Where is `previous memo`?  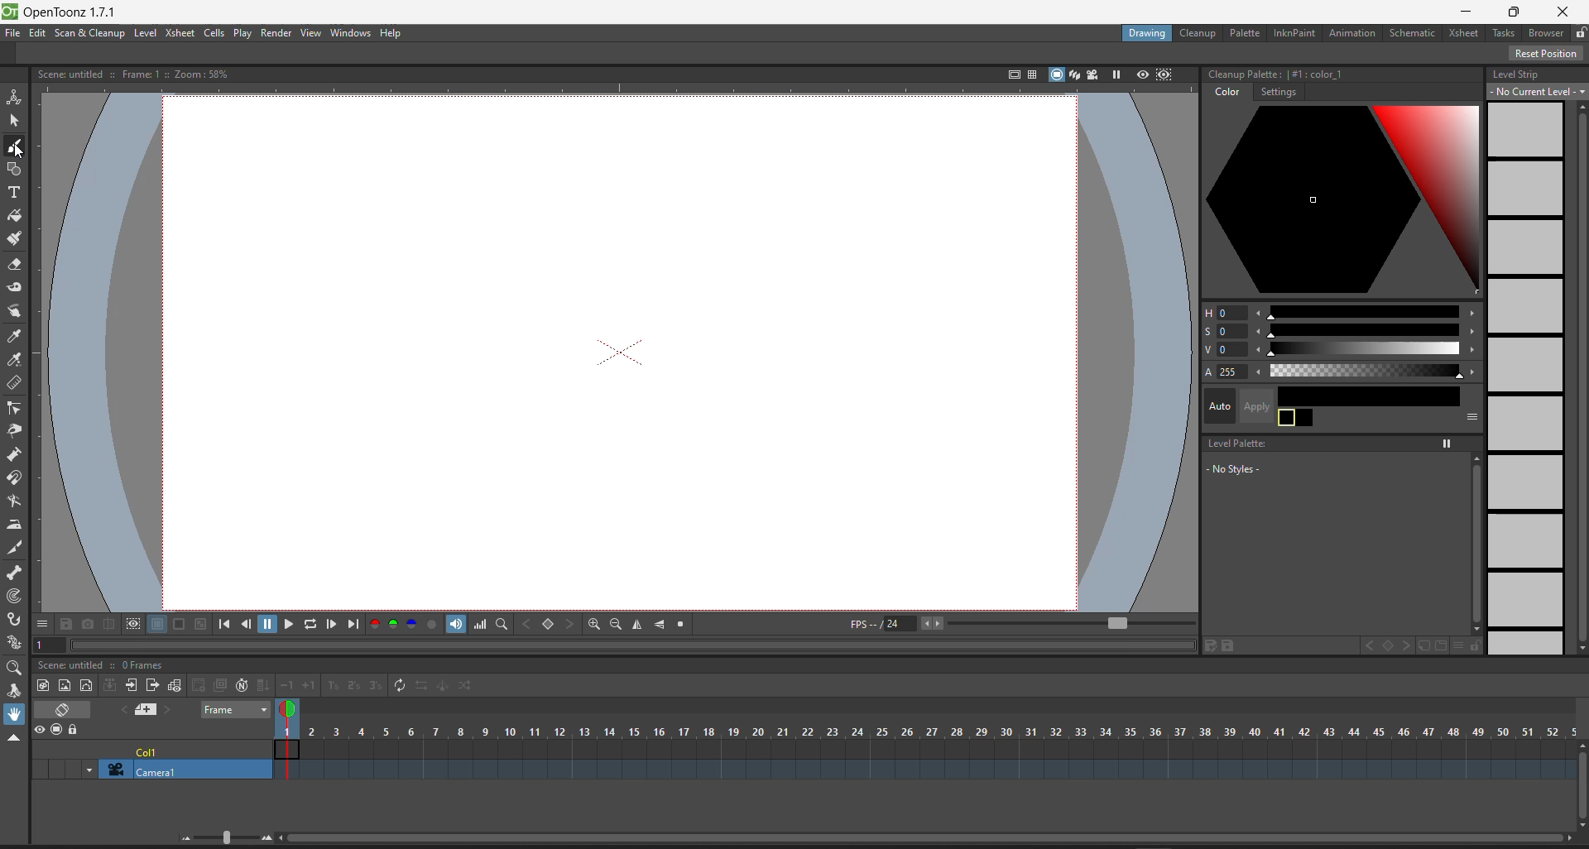
previous memo is located at coordinates (120, 711).